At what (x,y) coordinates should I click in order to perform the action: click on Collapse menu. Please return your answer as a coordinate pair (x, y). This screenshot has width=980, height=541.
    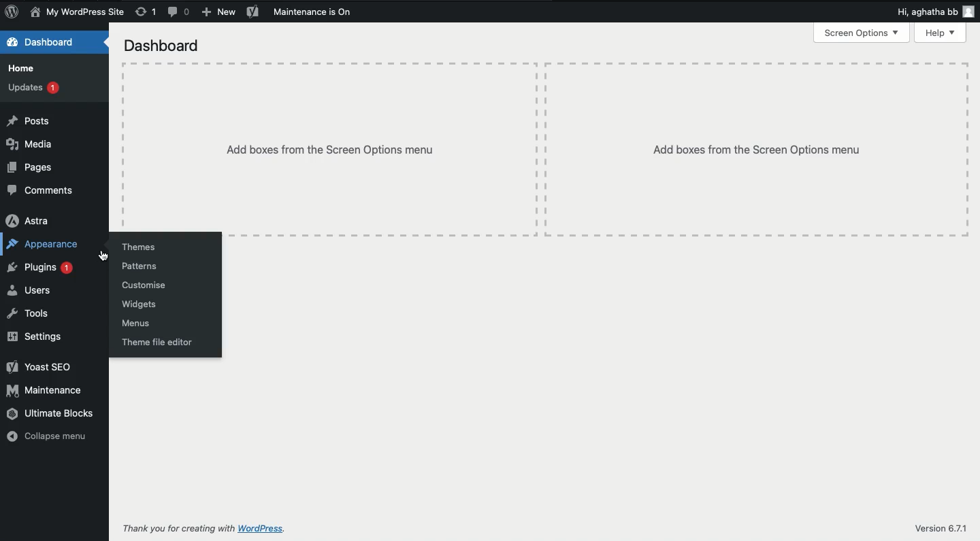
    Looking at the image, I should click on (48, 438).